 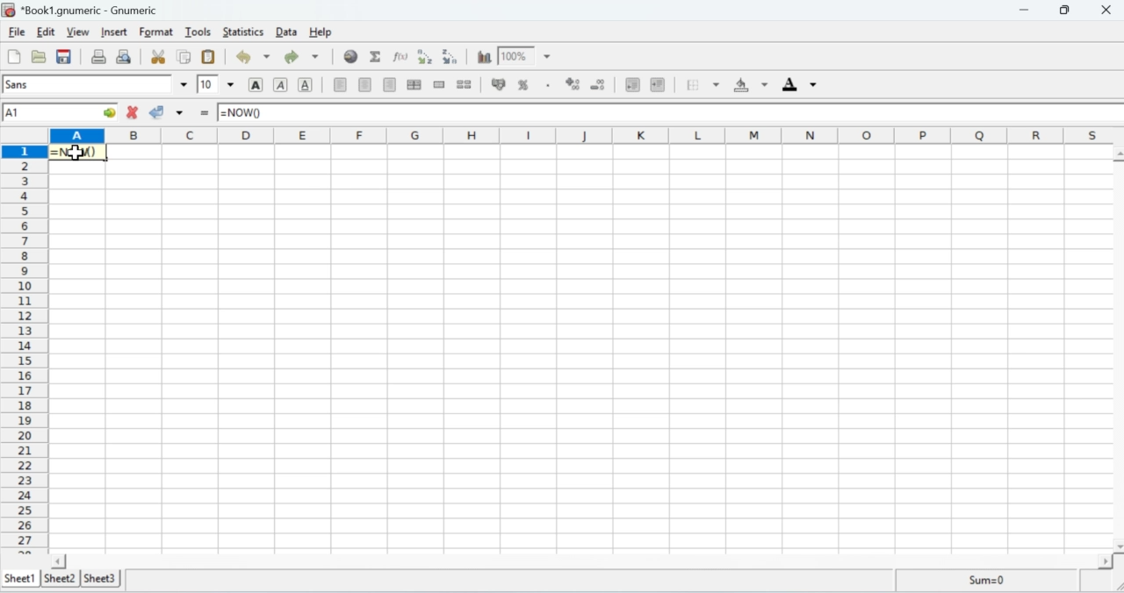 I want to click on Formula bar, so click(x=701, y=113).